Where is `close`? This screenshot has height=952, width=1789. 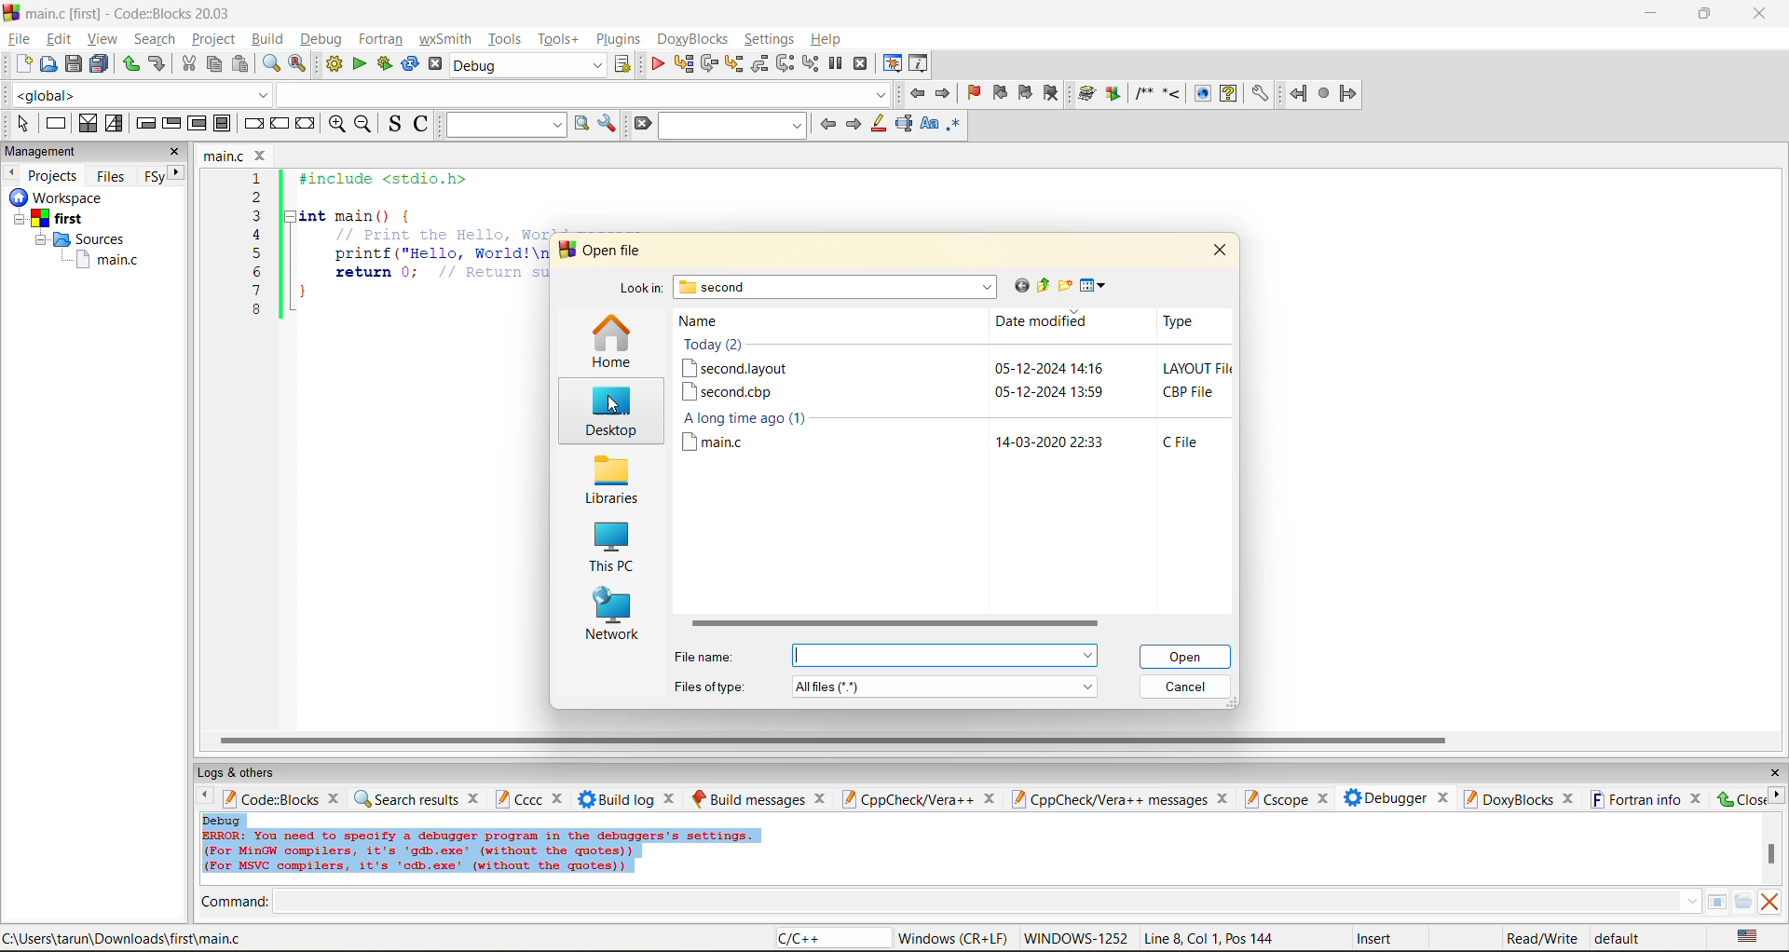 close is located at coordinates (1443, 796).